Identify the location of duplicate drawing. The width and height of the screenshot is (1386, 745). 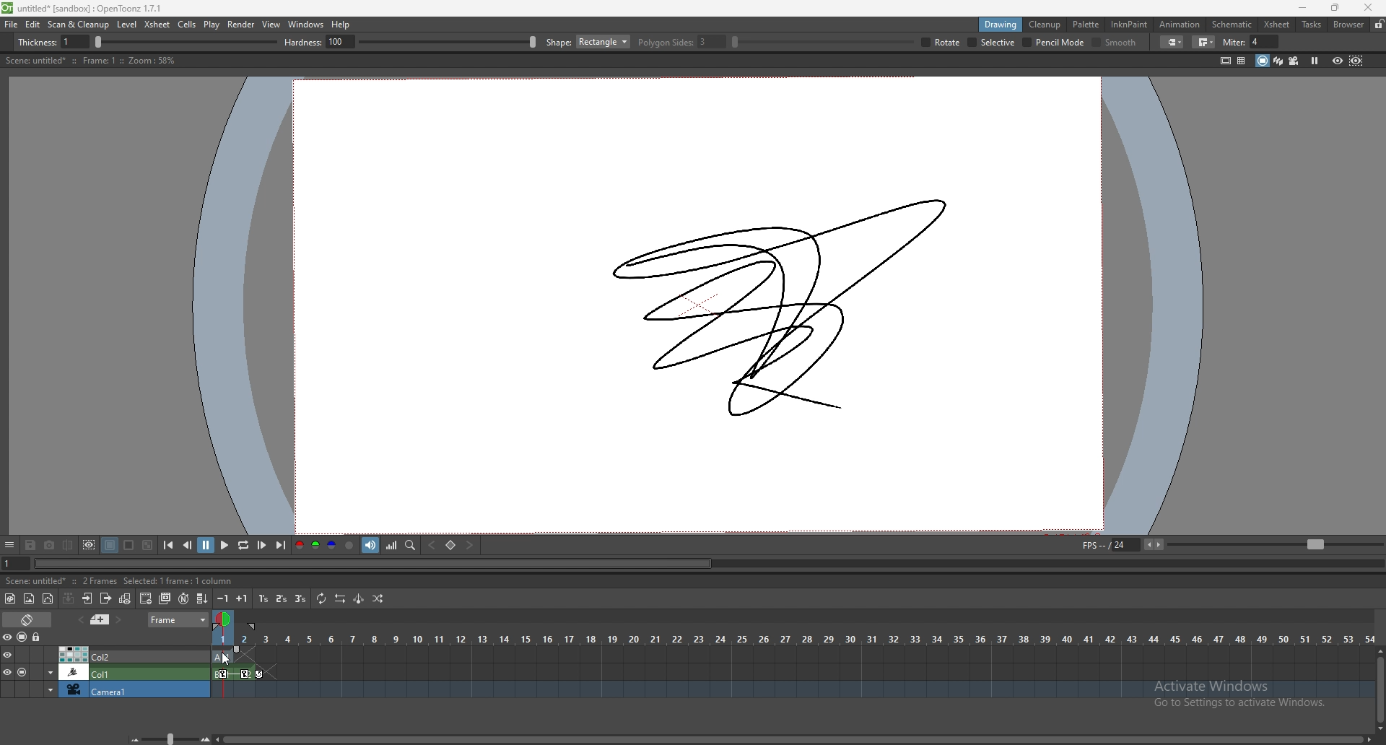
(166, 598).